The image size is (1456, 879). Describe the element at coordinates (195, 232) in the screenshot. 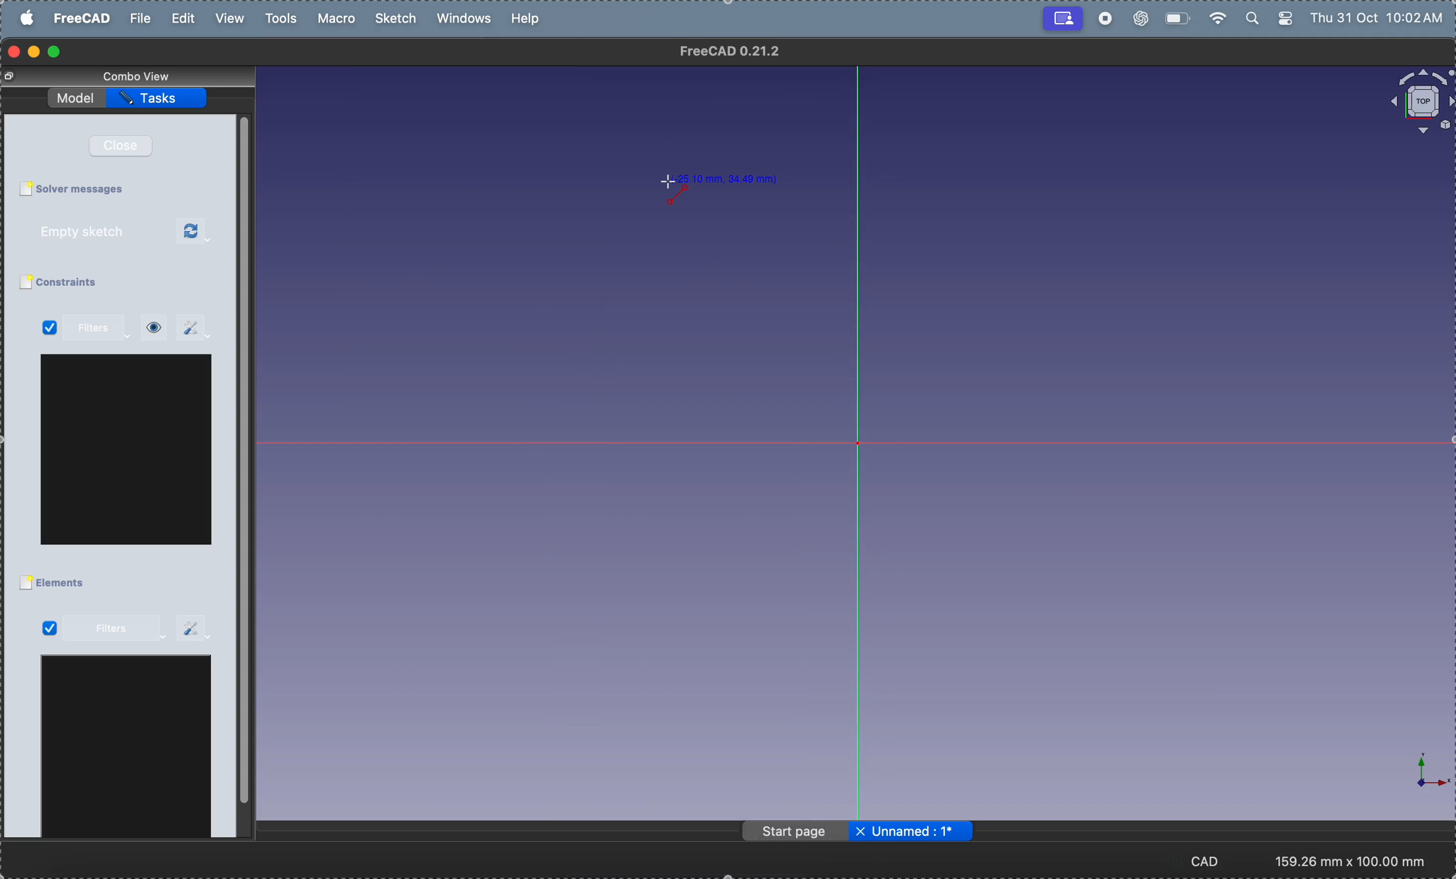

I see `refresh` at that location.